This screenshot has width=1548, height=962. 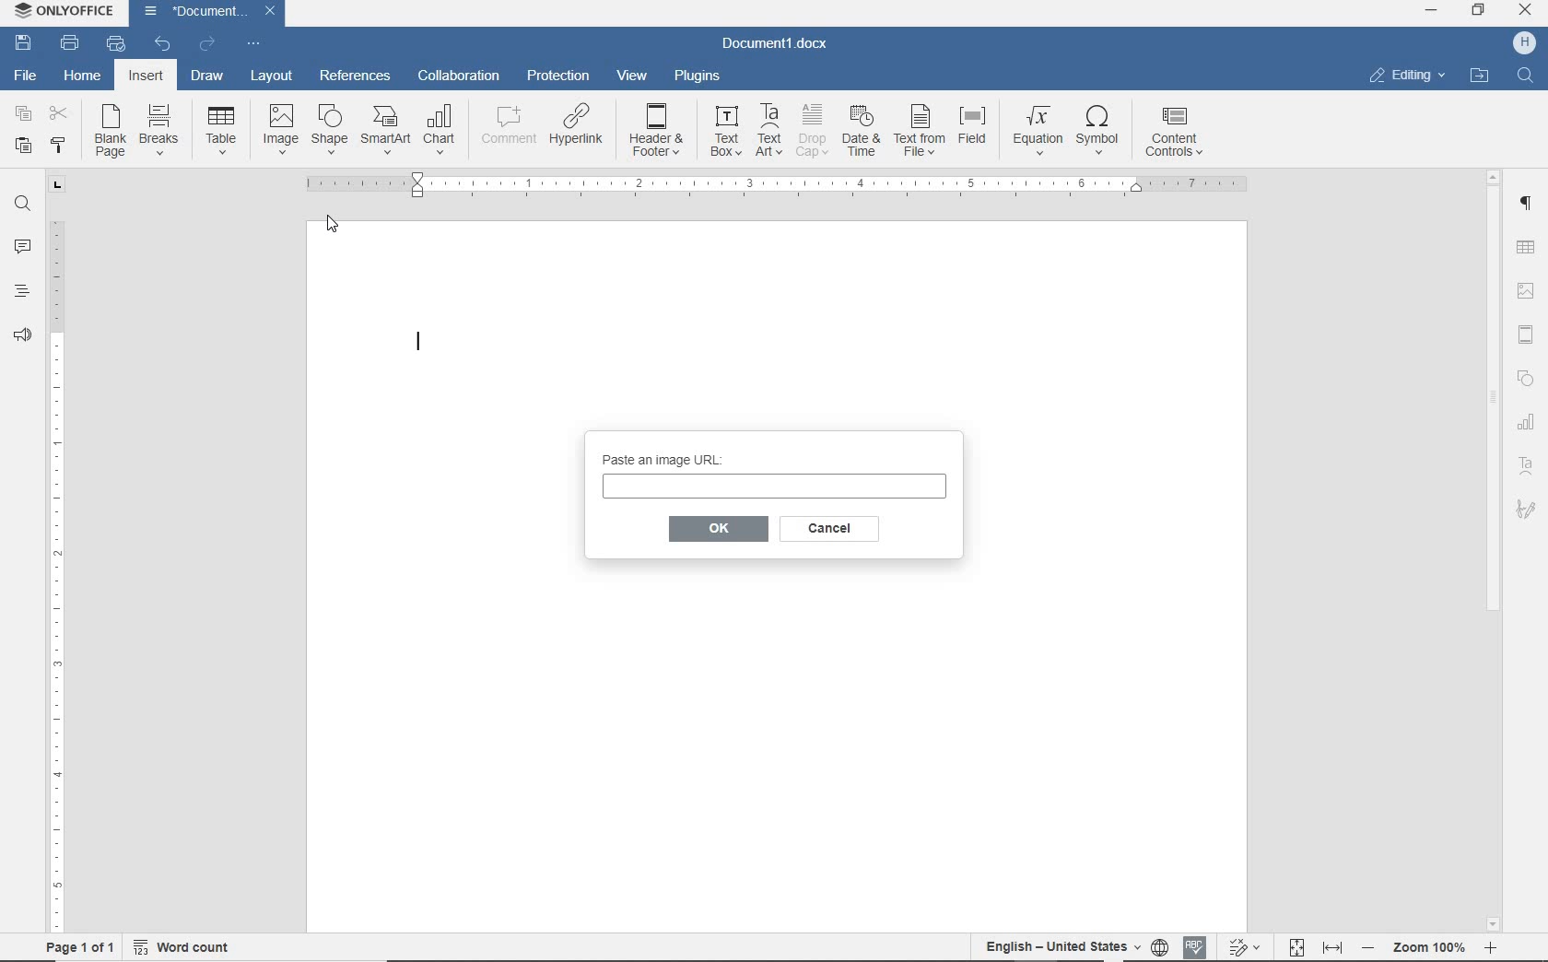 What do you see at coordinates (921, 130) in the screenshot?
I see `text from file` at bounding box center [921, 130].